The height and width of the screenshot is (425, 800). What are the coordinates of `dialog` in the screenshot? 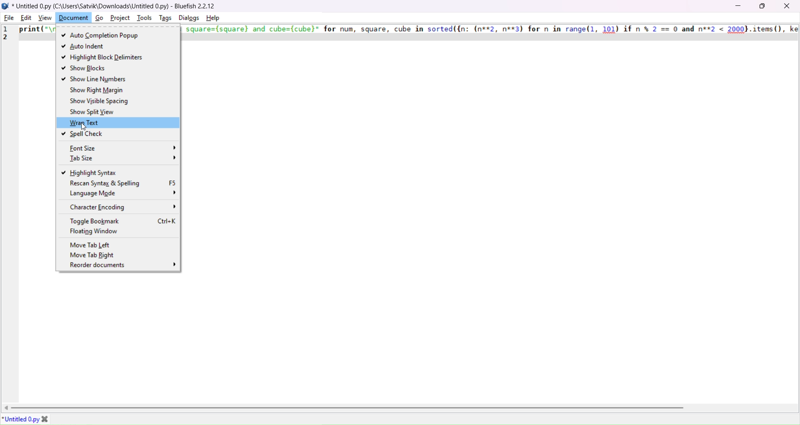 It's located at (188, 17).